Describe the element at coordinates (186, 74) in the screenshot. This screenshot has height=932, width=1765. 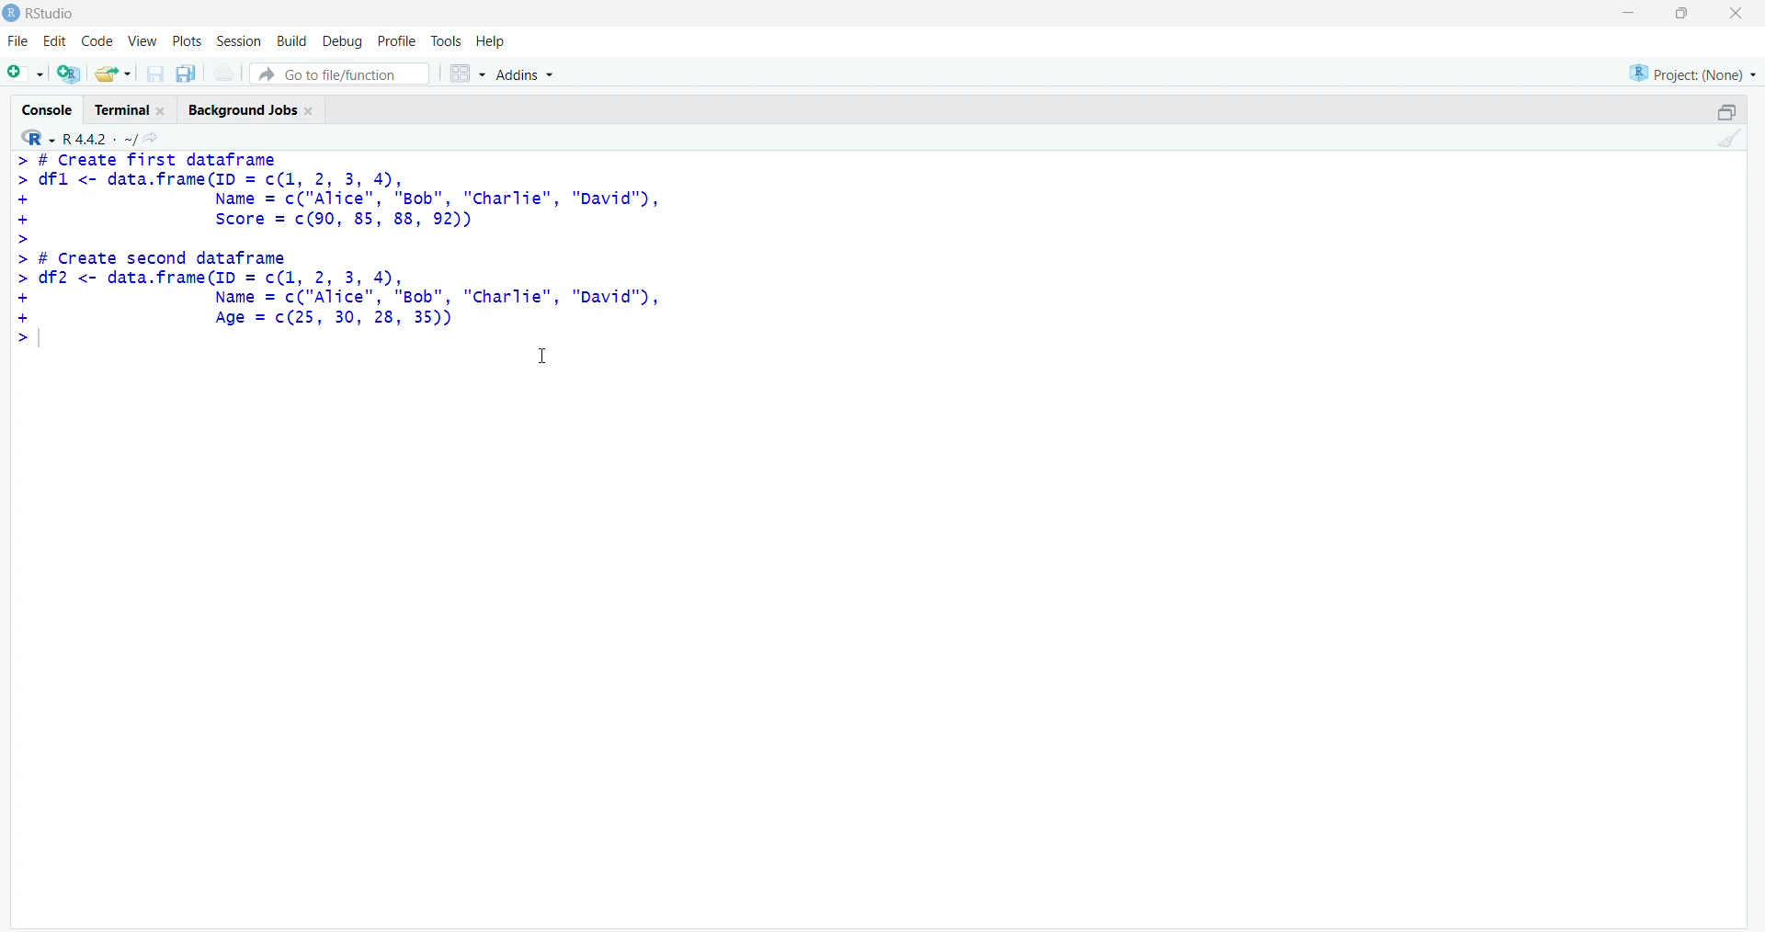
I see `copy` at that location.